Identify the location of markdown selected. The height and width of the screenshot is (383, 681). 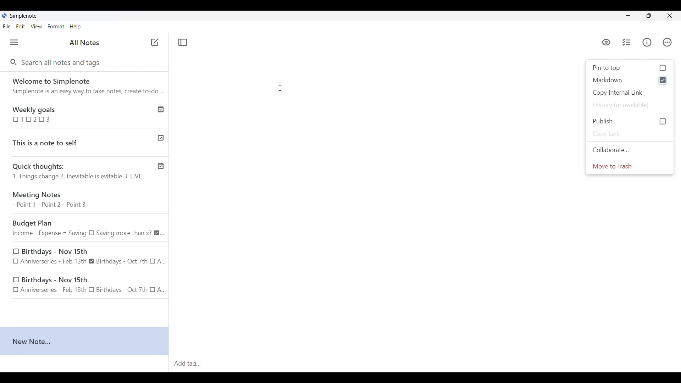
(629, 80).